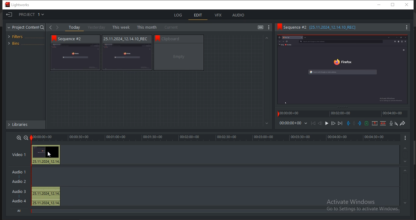 This screenshot has width=416, height=220. Describe the element at coordinates (25, 125) in the screenshot. I see `libraries` at that location.